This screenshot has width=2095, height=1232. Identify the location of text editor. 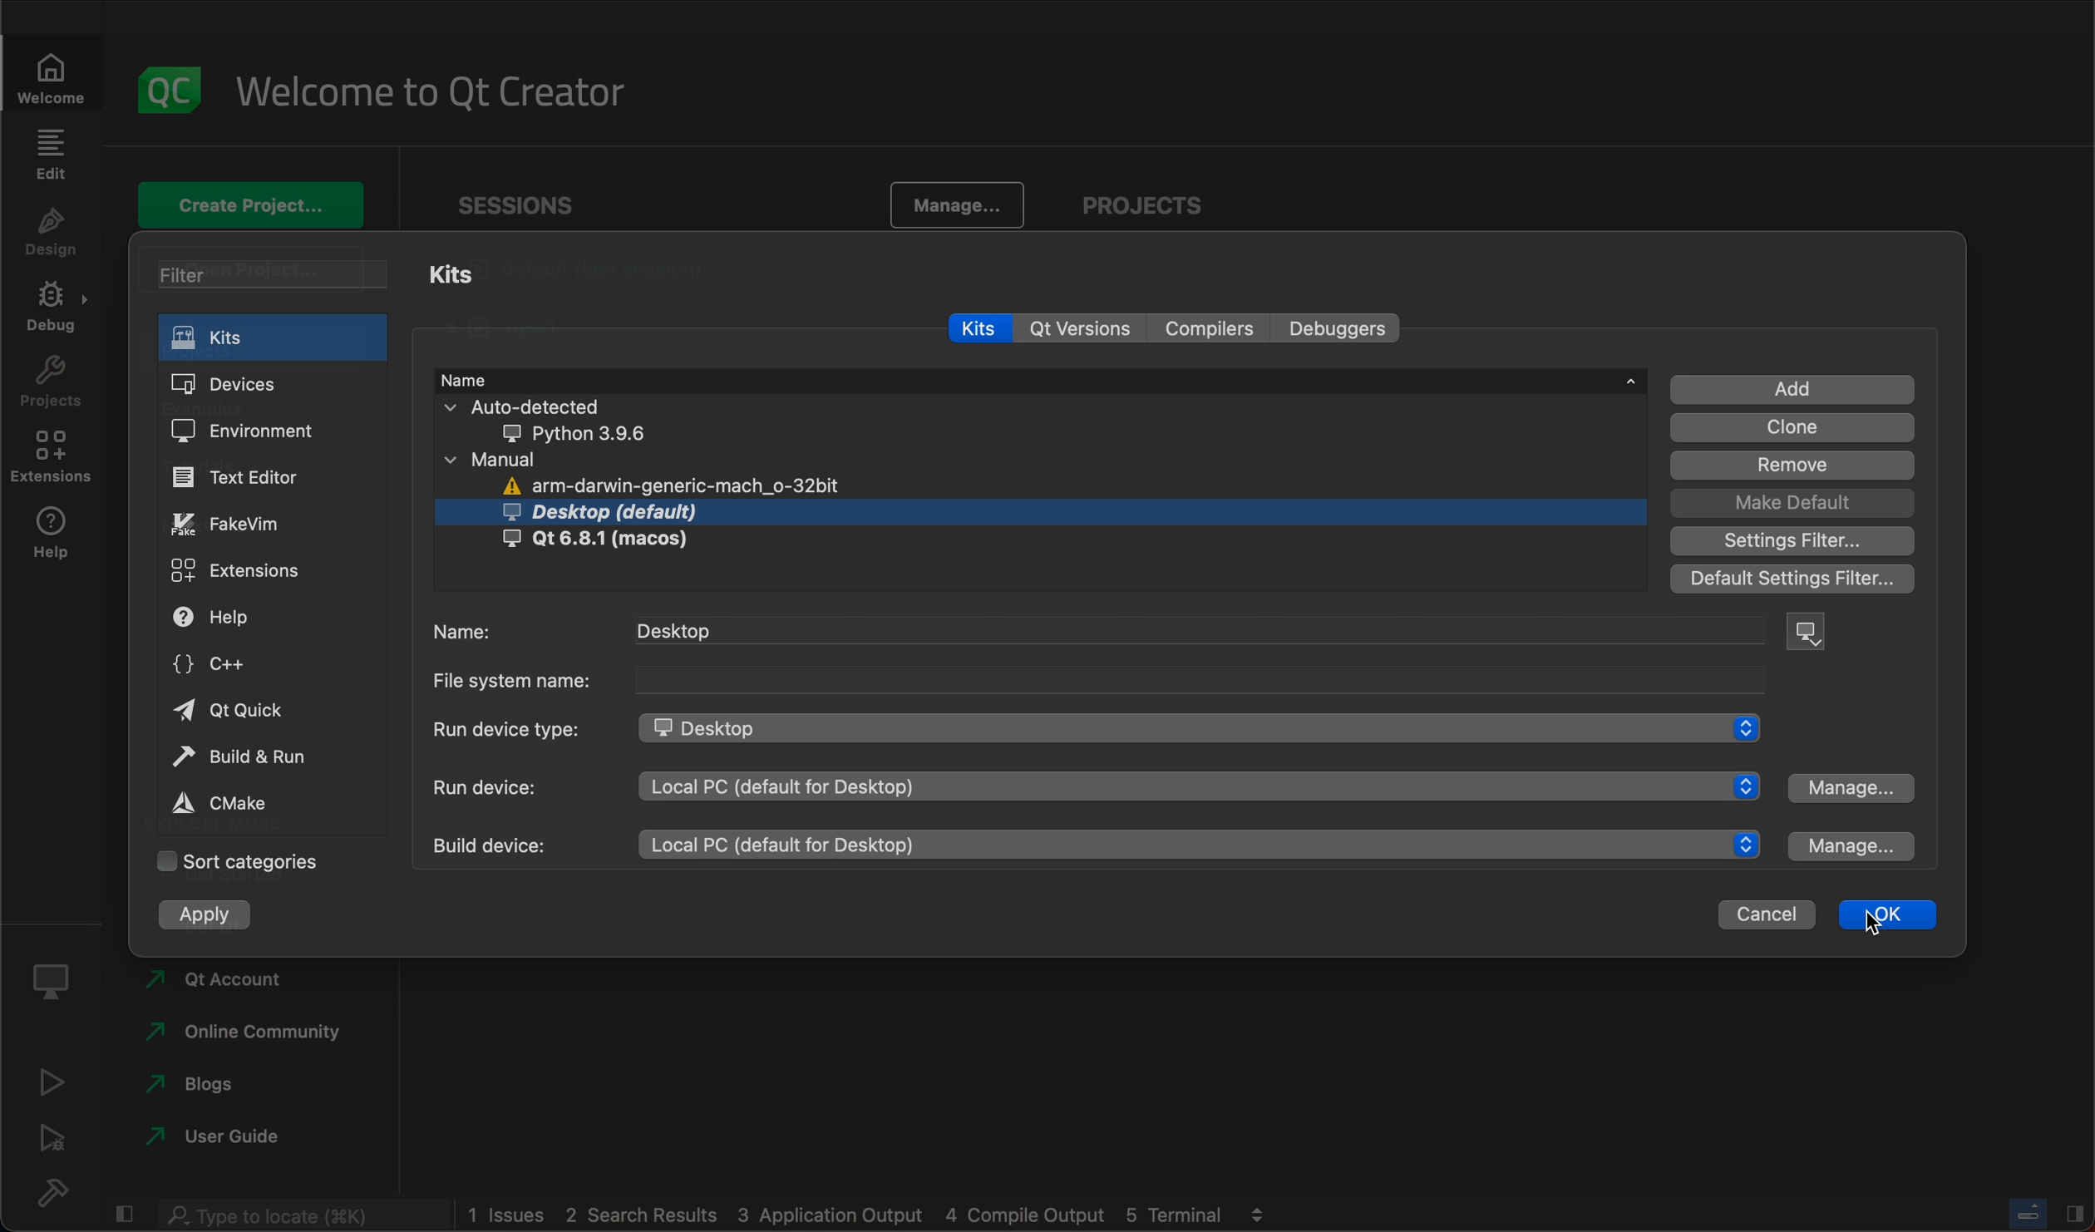
(248, 478).